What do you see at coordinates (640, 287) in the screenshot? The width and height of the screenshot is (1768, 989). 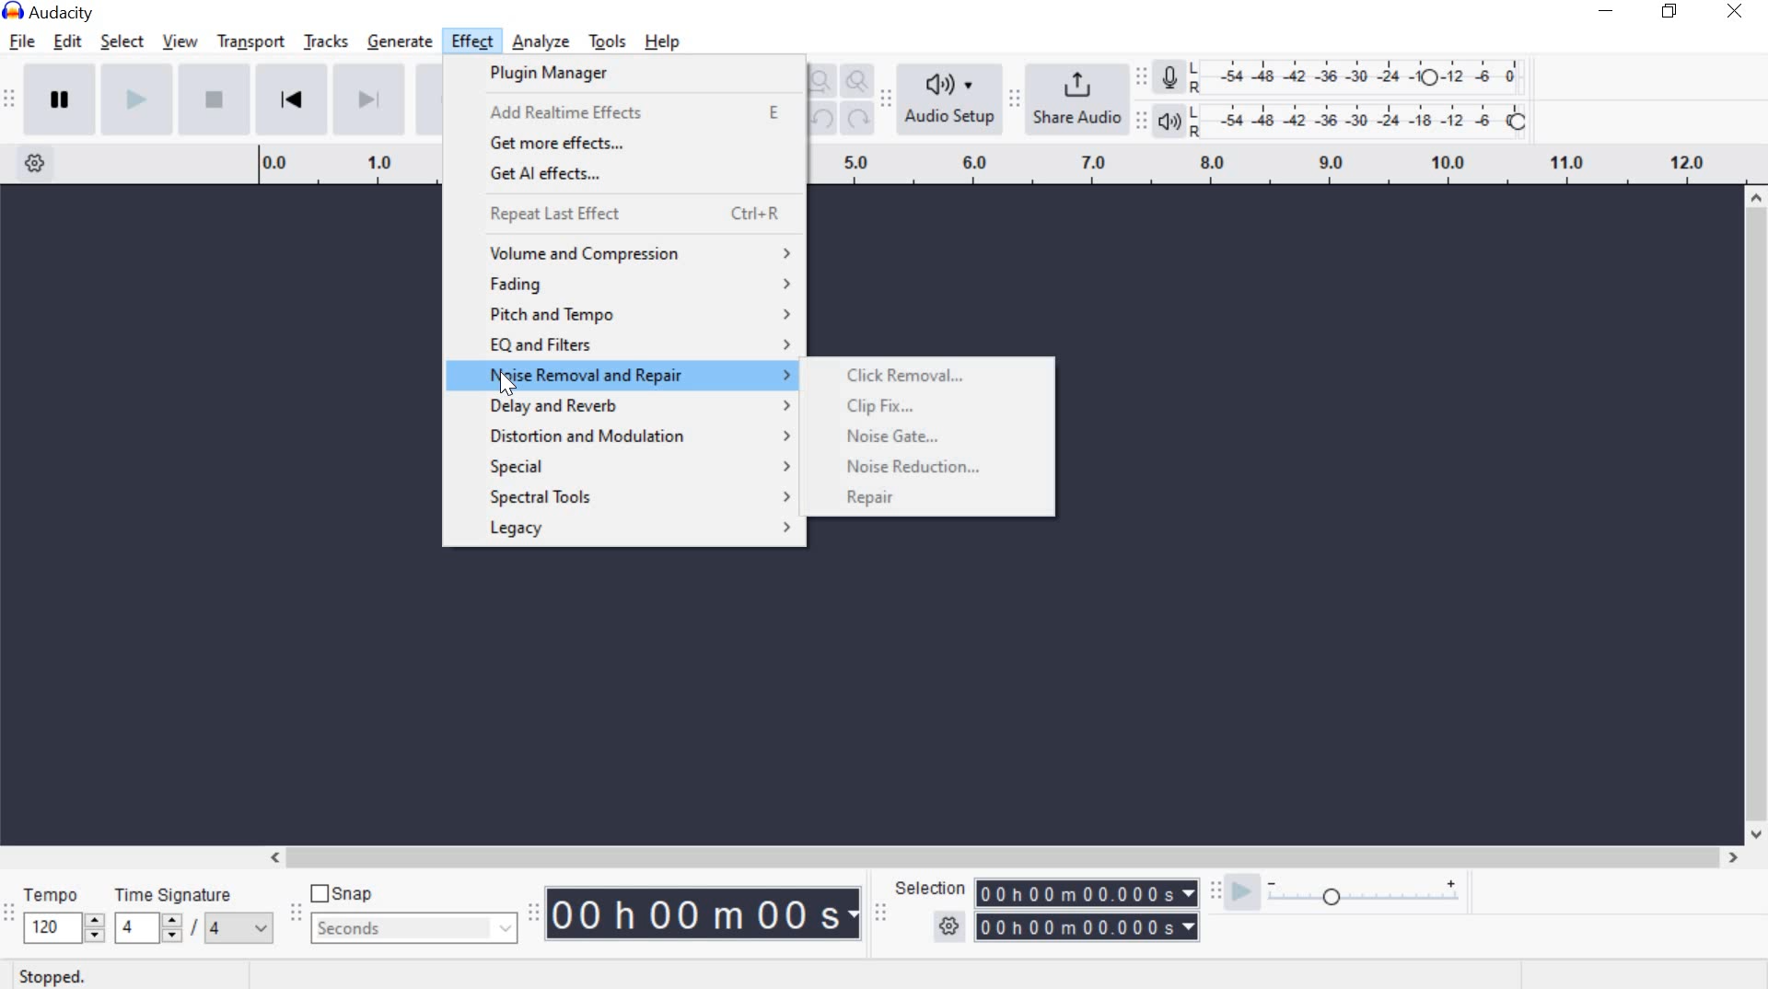 I see `fading` at bounding box center [640, 287].